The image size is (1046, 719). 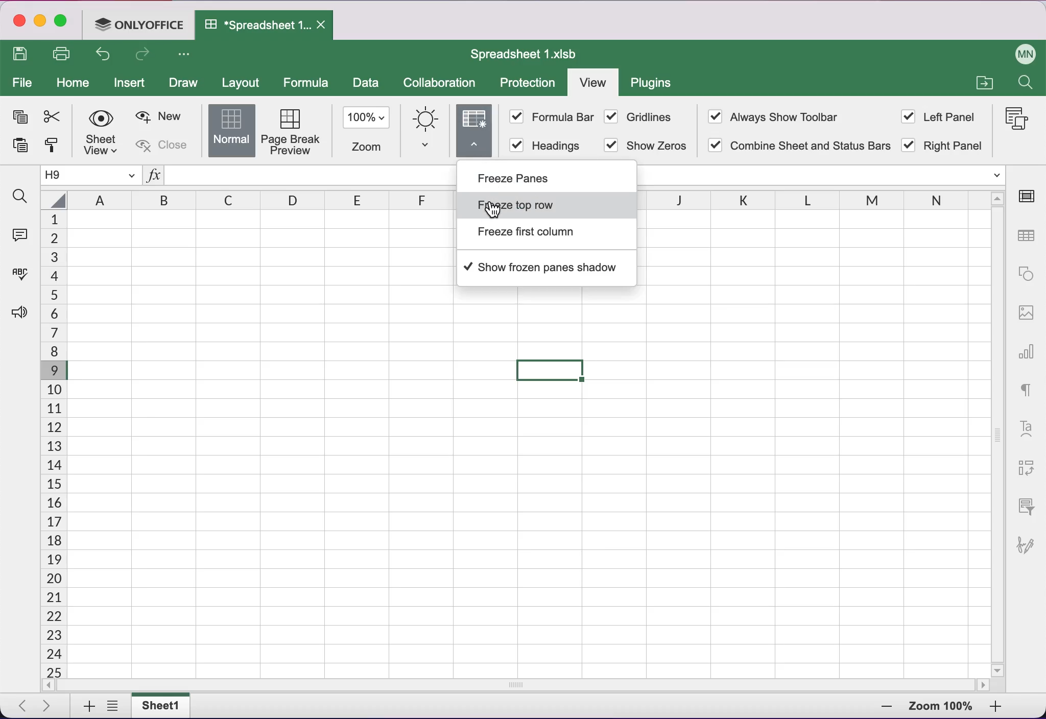 What do you see at coordinates (443, 84) in the screenshot?
I see `collaboration` at bounding box center [443, 84].